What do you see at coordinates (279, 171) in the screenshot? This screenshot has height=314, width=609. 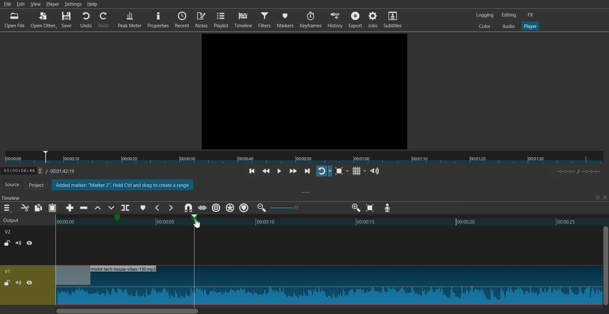 I see `Toggle play or pause` at bounding box center [279, 171].